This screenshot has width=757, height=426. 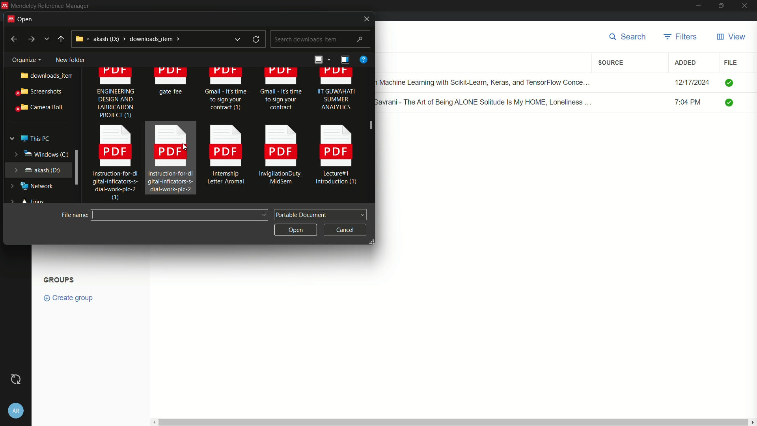 What do you see at coordinates (336, 93) in the screenshot?
I see `IIT GUWAHATI
SUMMER
ANALYTICS` at bounding box center [336, 93].